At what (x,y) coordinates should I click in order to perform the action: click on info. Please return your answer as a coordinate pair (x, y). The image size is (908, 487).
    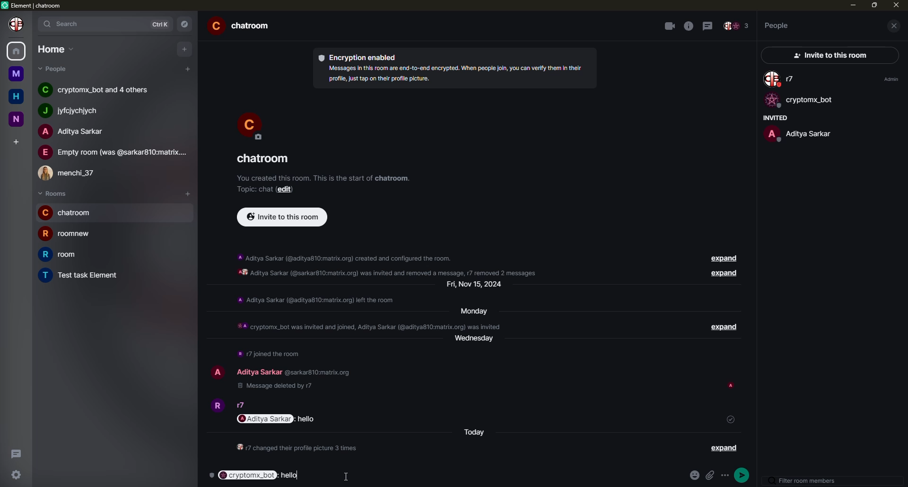
    Looking at the image, I should click on (689, 26).